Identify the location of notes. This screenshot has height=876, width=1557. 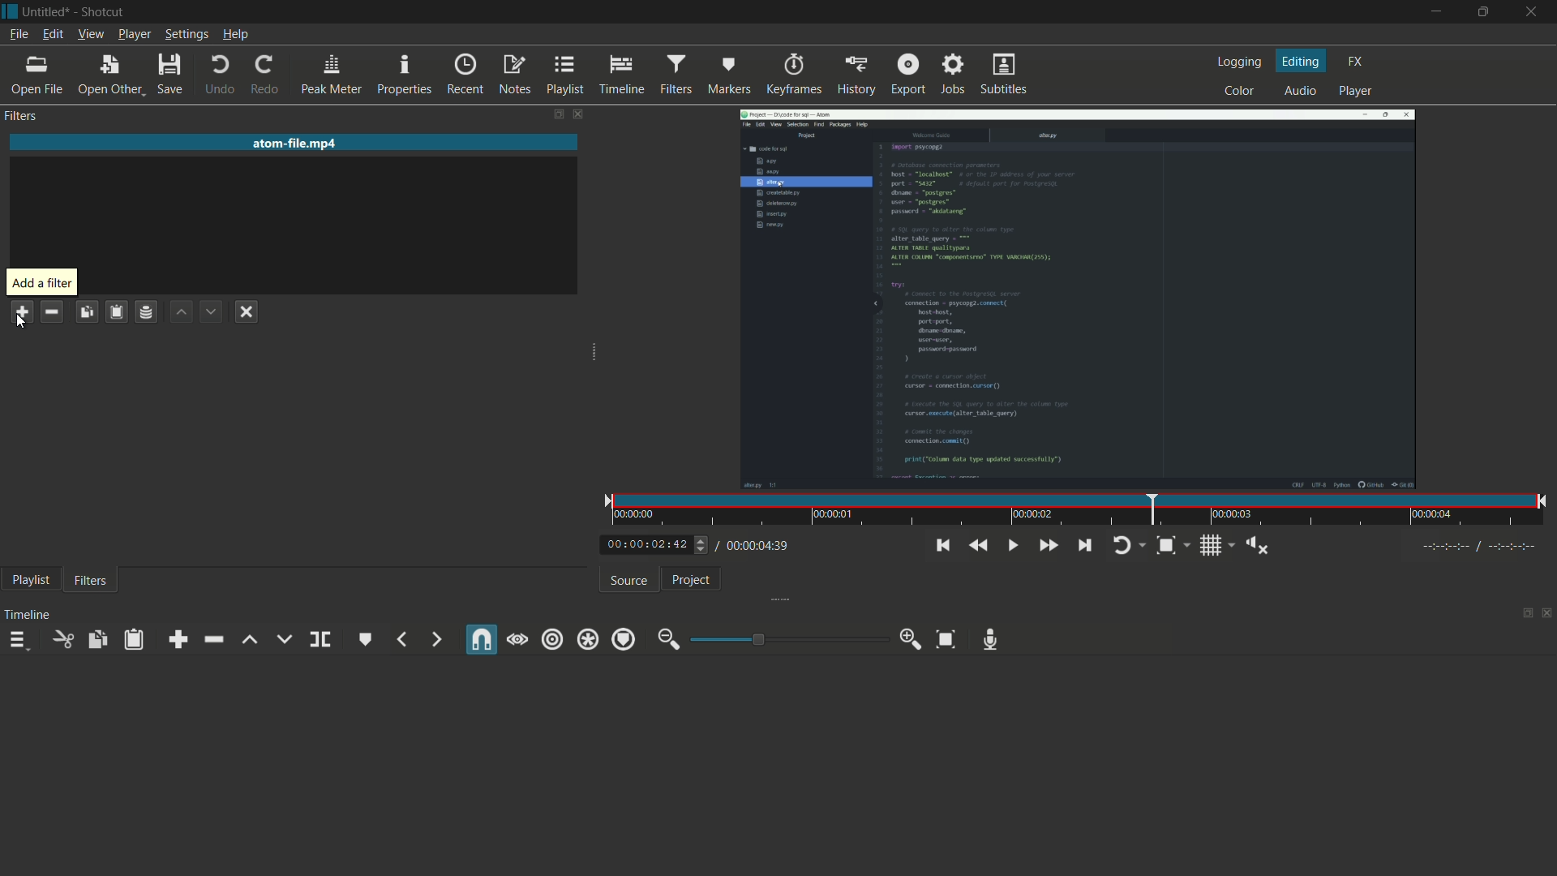
(513, 75).